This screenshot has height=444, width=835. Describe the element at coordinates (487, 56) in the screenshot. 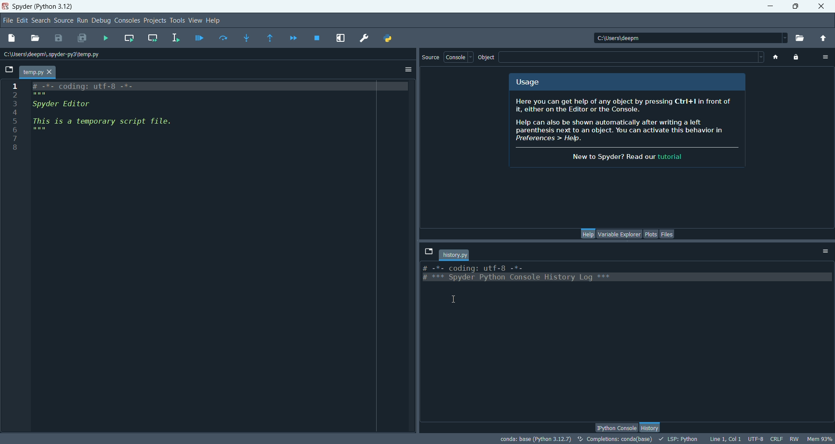

I see `object` at that location.